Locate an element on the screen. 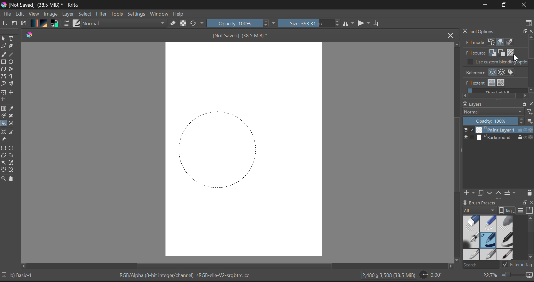  Filter is located at coordinates (102, 14).